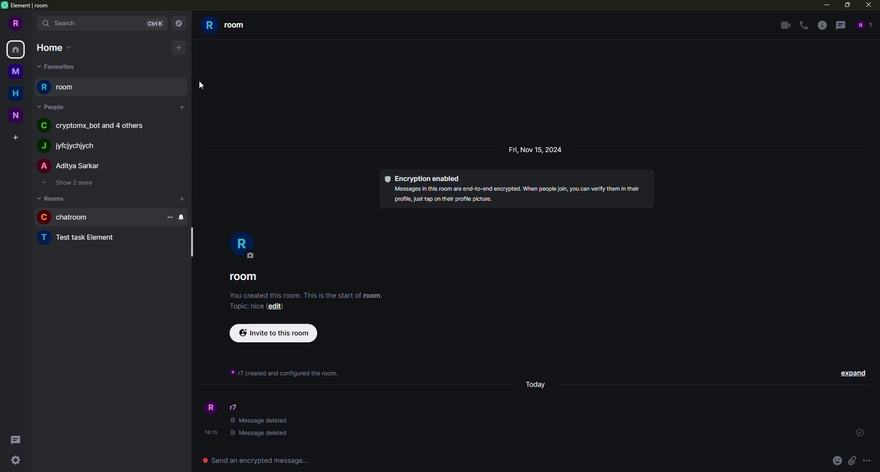 This screenshot has height=472, width=880. I want to click on add, so click(182, 108).